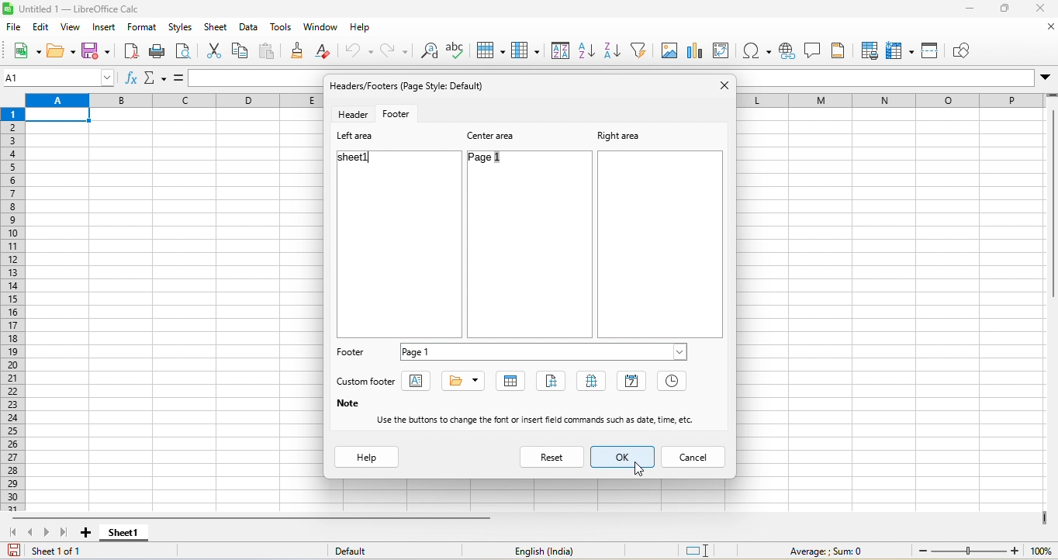 The image size is (1058, 560). Describe the element at coordinates (641, 468) in the screenshot. I see `cursor` at that location.